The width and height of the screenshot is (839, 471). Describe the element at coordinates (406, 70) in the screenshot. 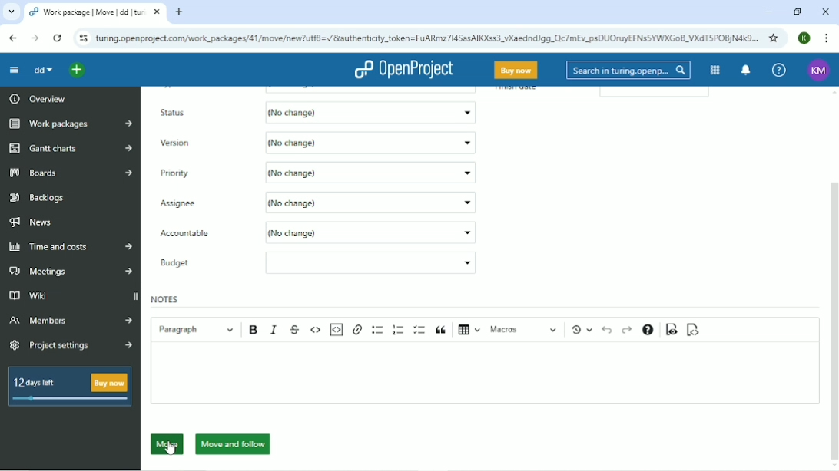

I see `OpenProject` at that location.